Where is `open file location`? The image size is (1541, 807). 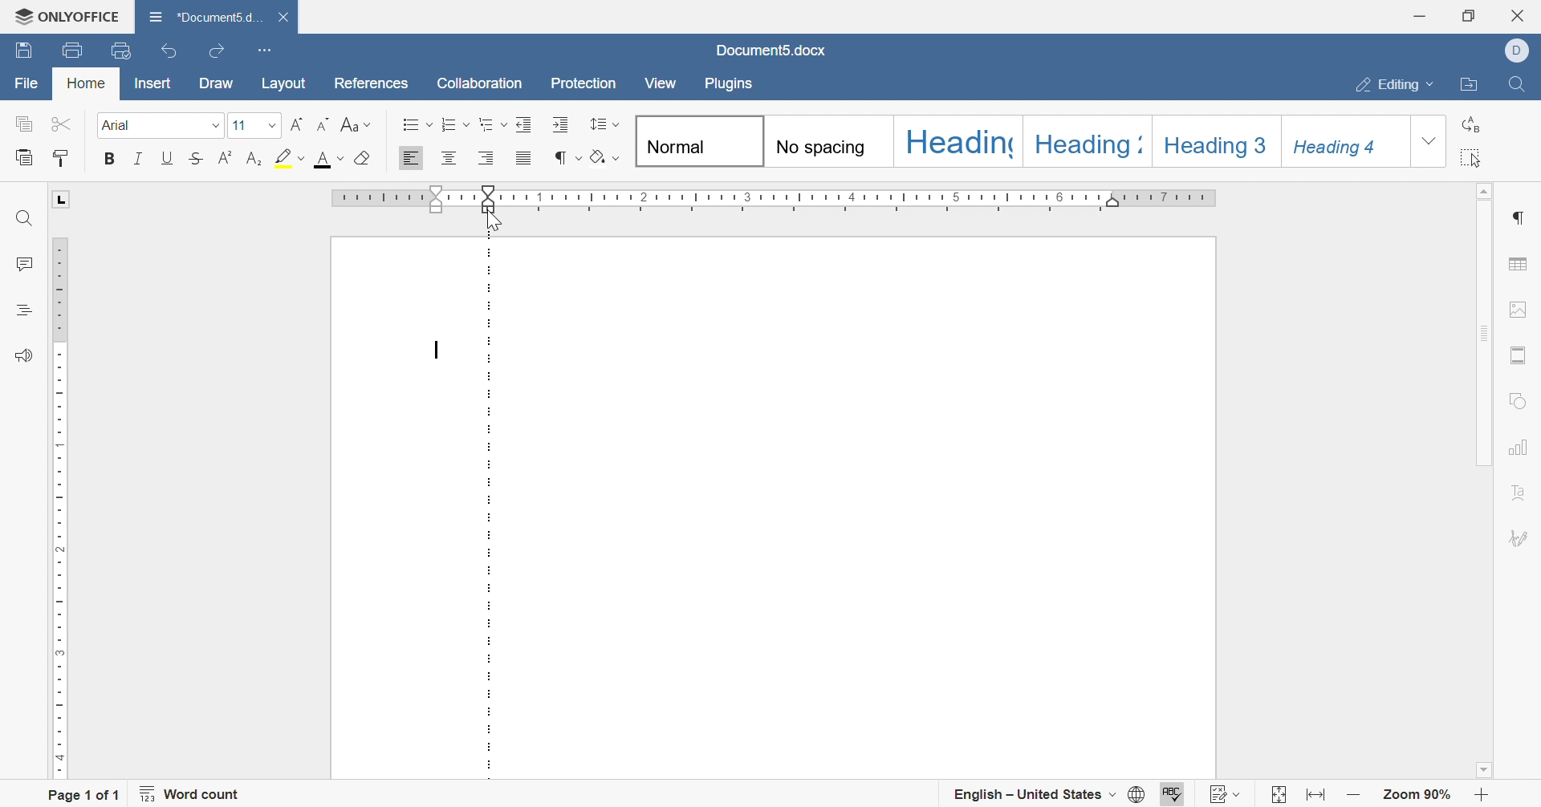 open file location is located at coordinates (1472, 85).